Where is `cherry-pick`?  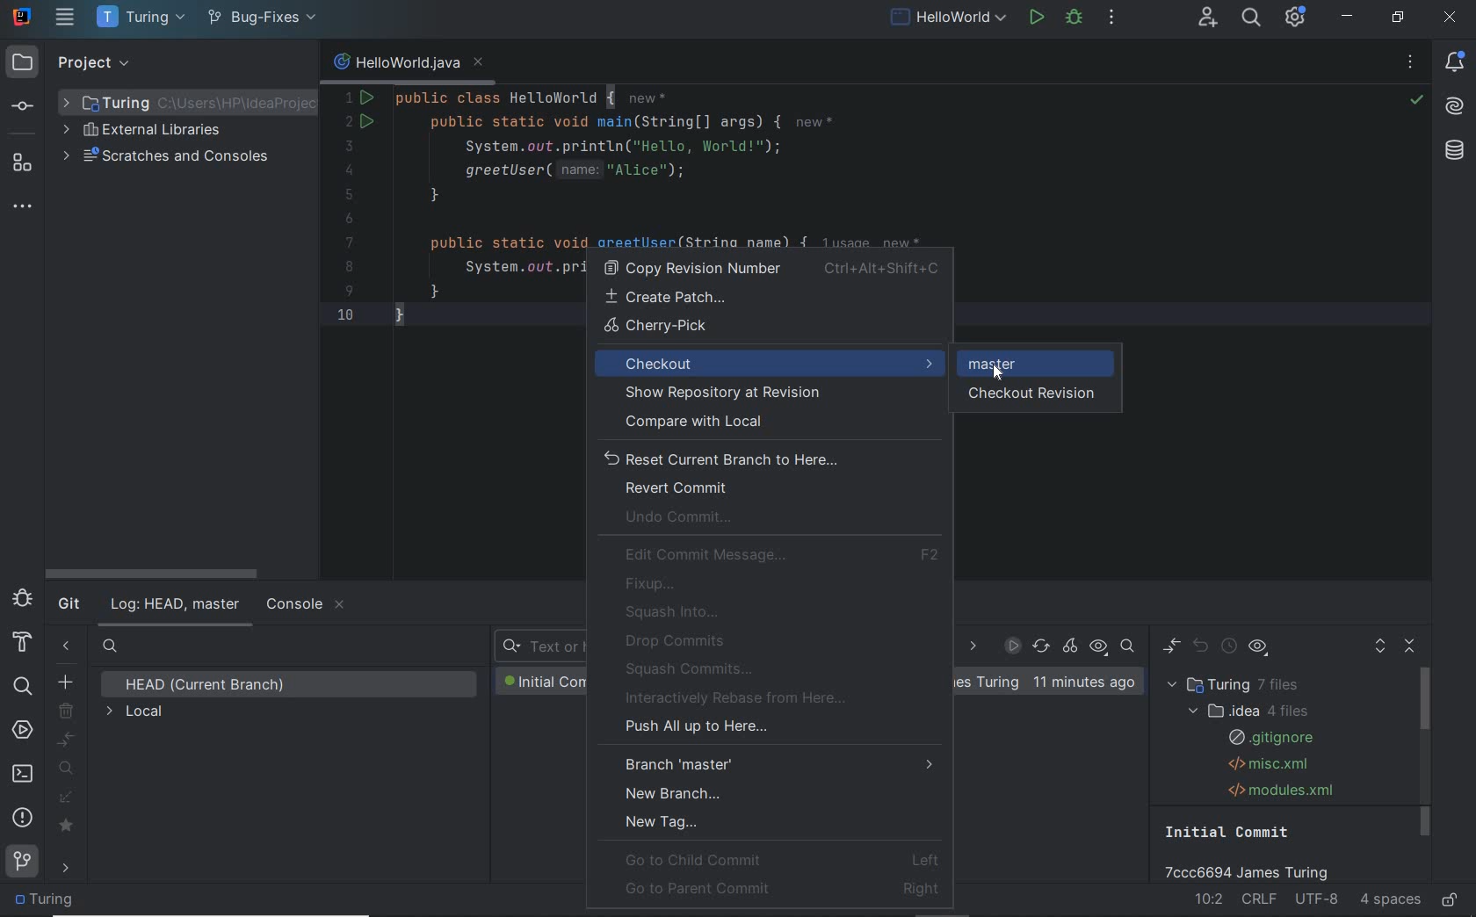
cherry-pick is located at coordinates (775, 329).